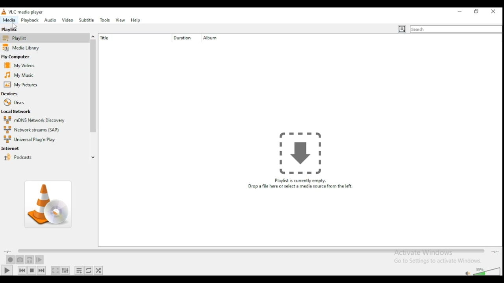 Image resolution: width=504 pixels, height=283 pixels. I want to click on discs, so click(15, 102).